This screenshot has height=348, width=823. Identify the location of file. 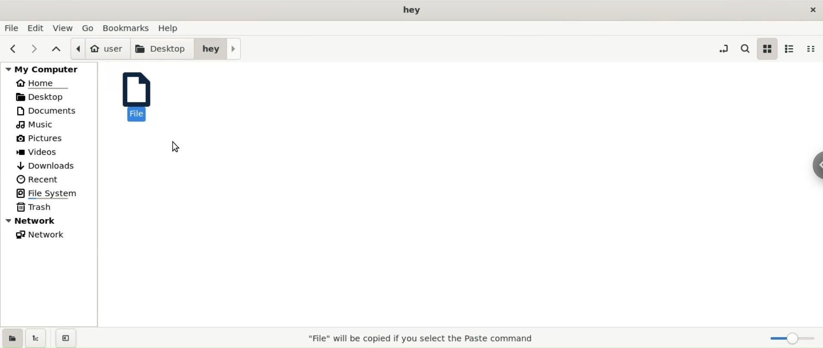
(141, 99).